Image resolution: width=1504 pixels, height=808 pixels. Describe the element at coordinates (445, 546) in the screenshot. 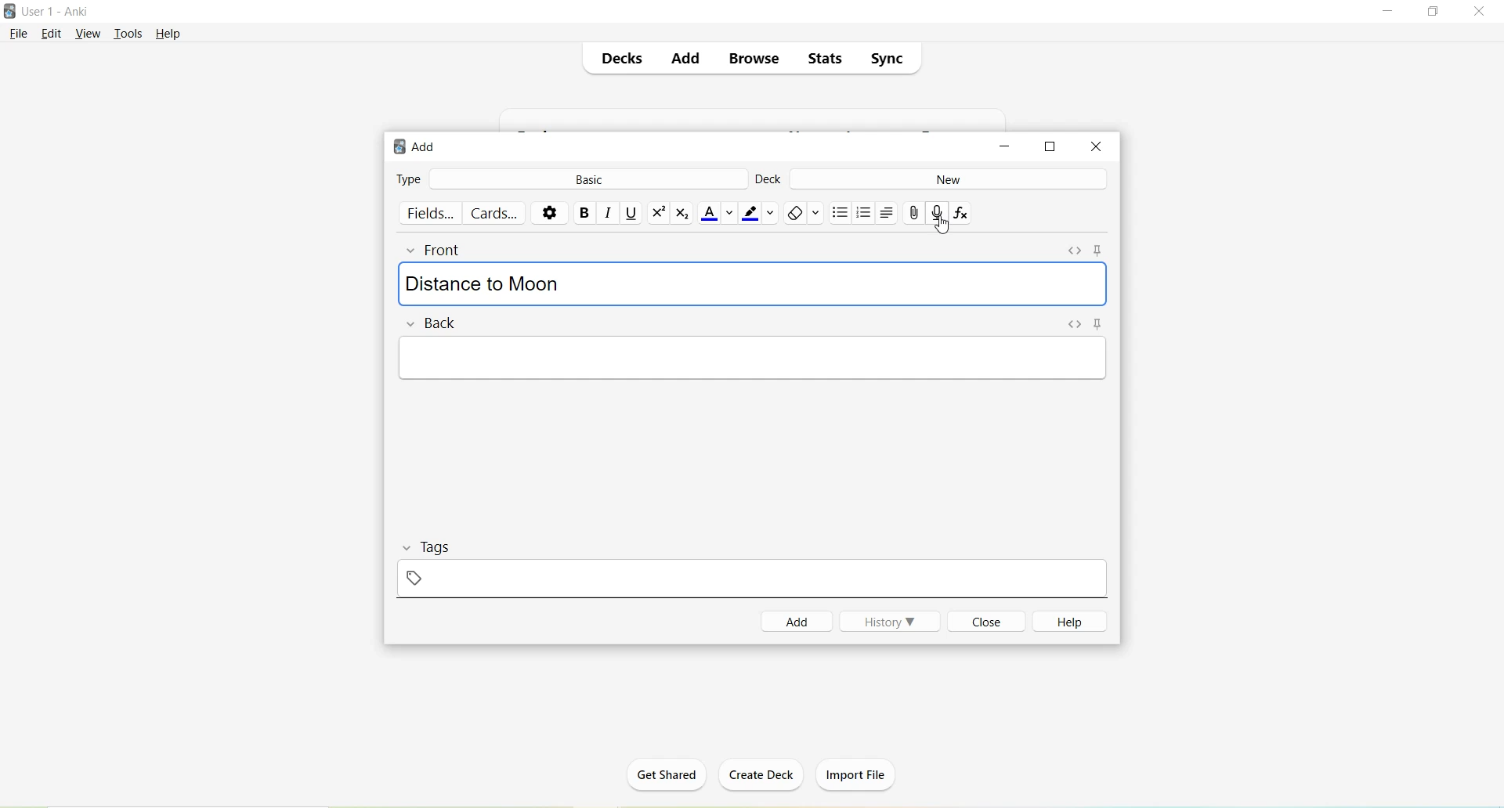

I see `Tags` at that location.